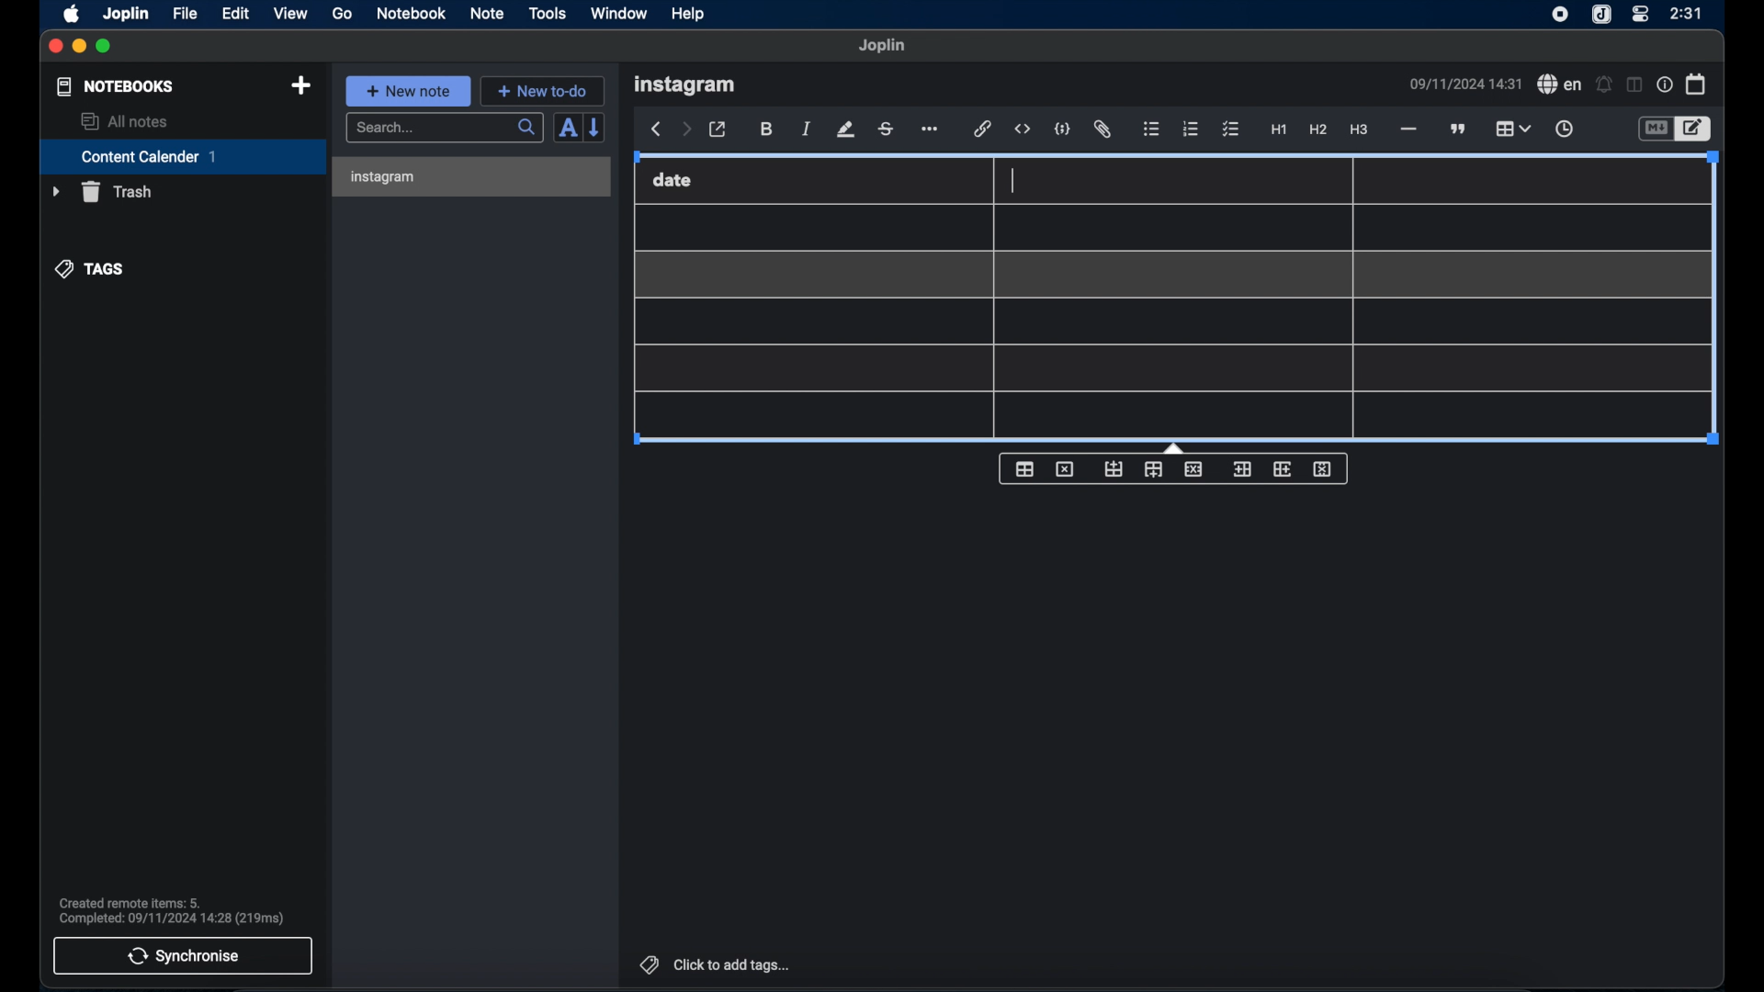 This screenshot has width=1764, height=992. Describe the element at coordinates (716, 964) in the screenshot. I see `click to add tags` at that location.